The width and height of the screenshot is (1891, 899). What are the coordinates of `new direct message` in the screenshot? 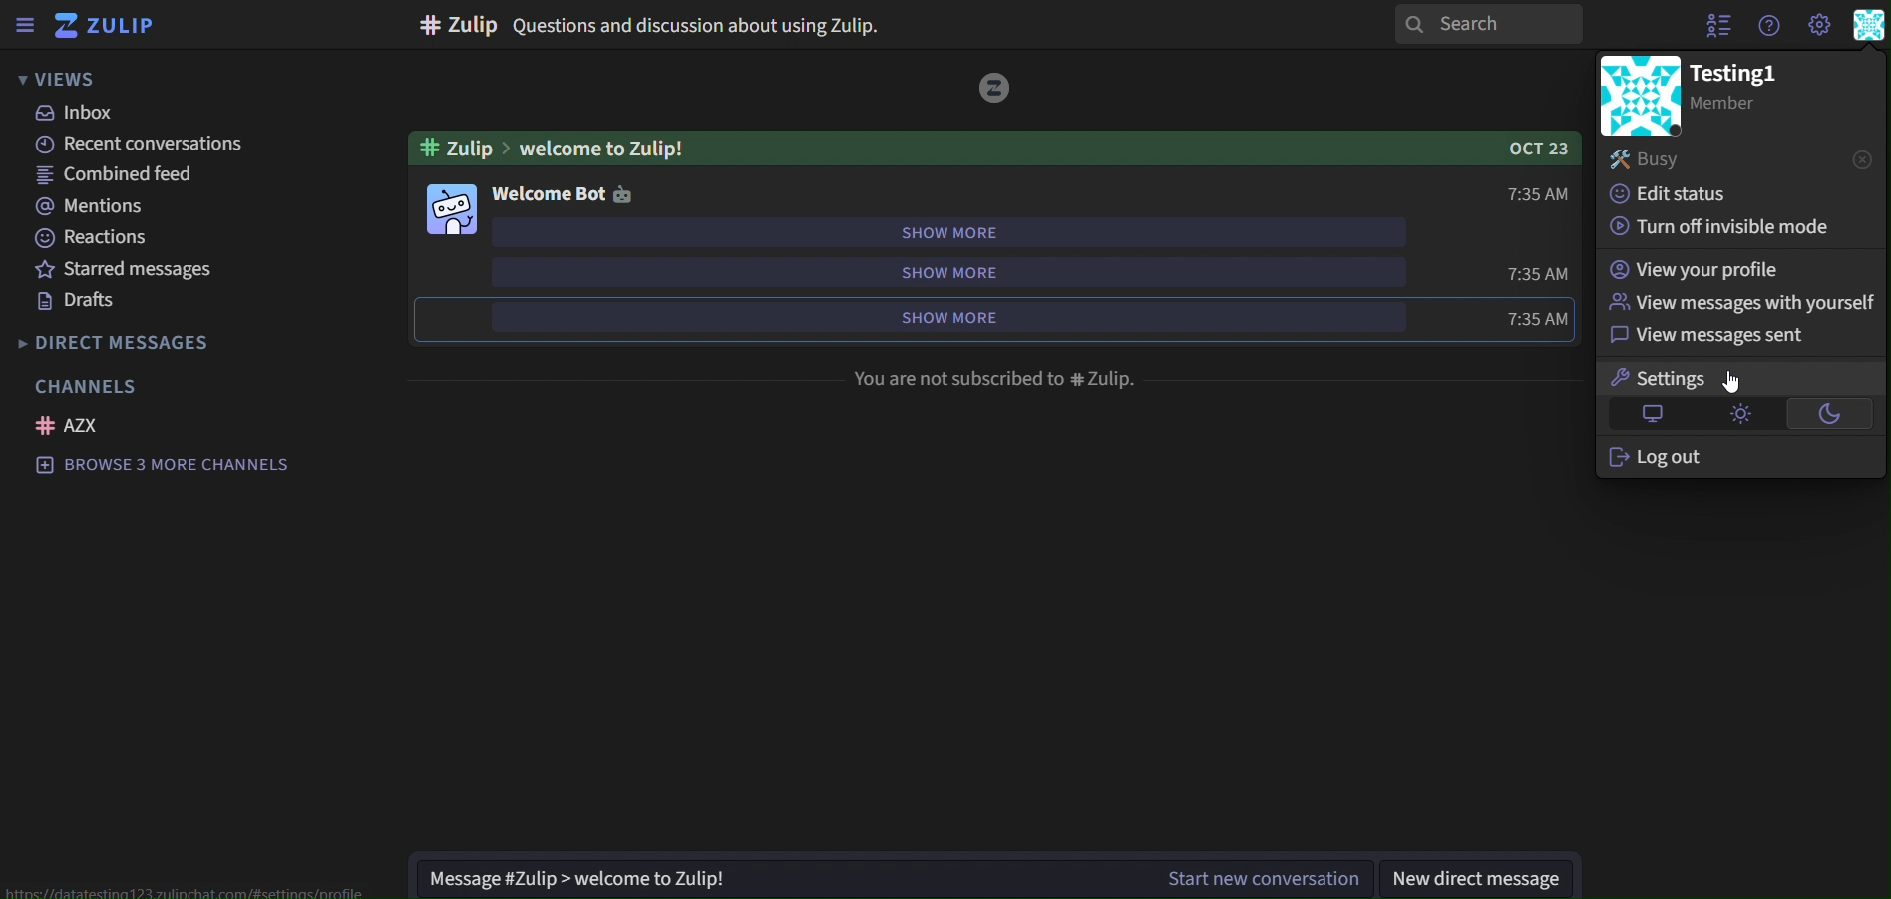 It's located at (1476, 875).